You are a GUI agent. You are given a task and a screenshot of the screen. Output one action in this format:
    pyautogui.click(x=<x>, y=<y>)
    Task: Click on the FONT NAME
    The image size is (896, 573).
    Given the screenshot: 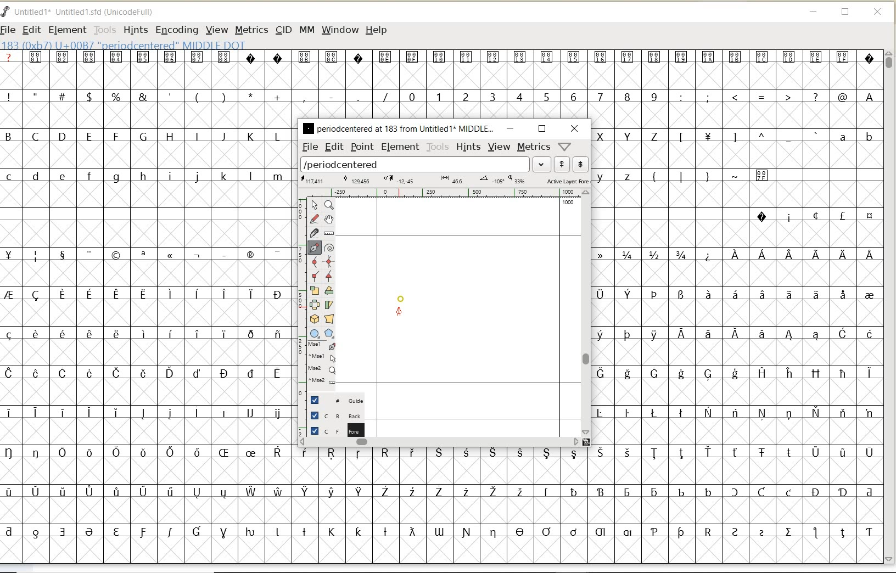 What is the action you would take?
    pyautogui.click(x=86, y=12)
    